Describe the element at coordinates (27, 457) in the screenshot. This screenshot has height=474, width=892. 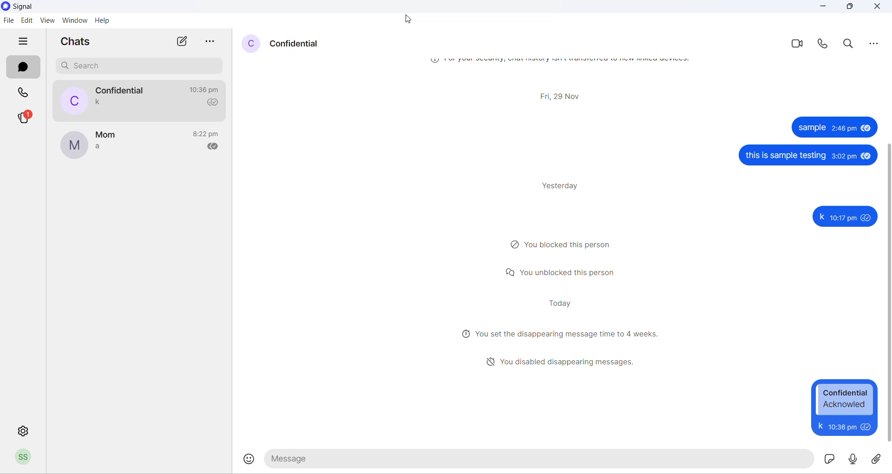
I see `profile` at that location.